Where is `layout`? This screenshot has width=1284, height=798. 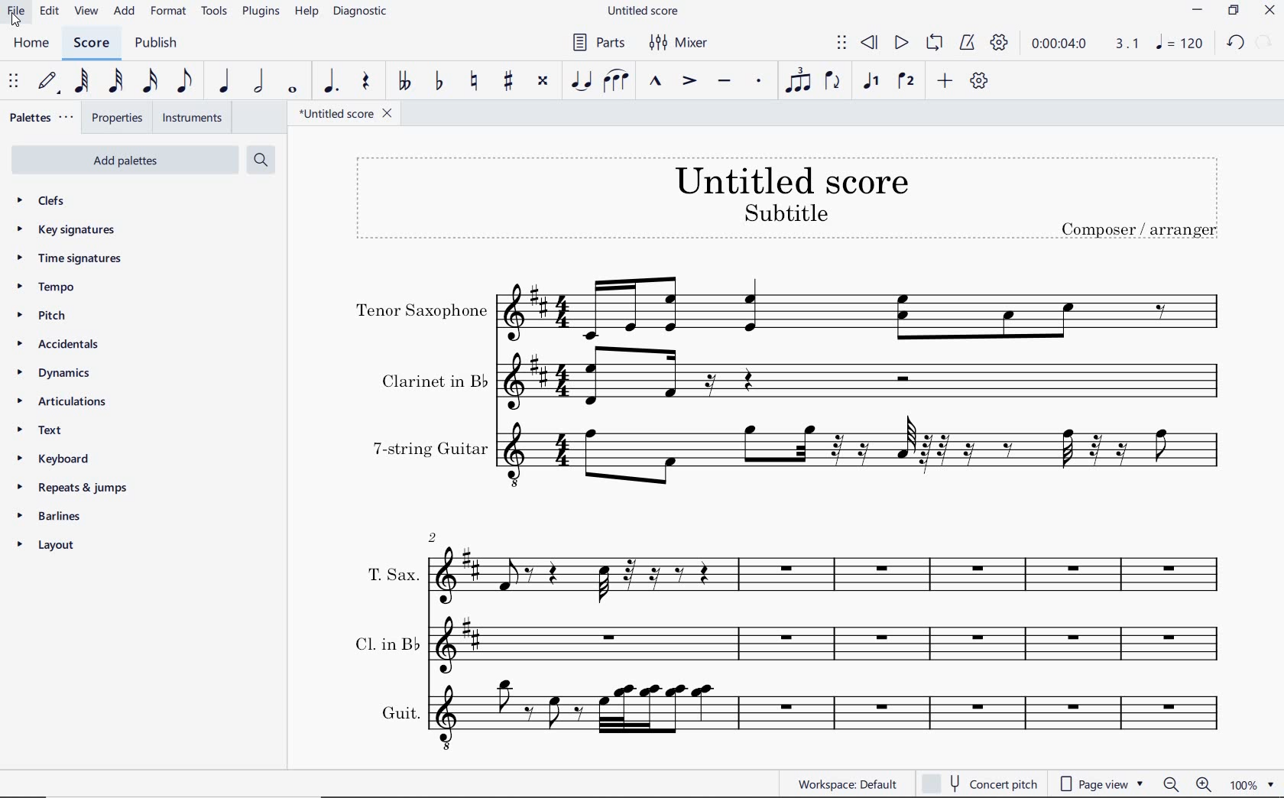 layout is located at coordinates (50, 546).